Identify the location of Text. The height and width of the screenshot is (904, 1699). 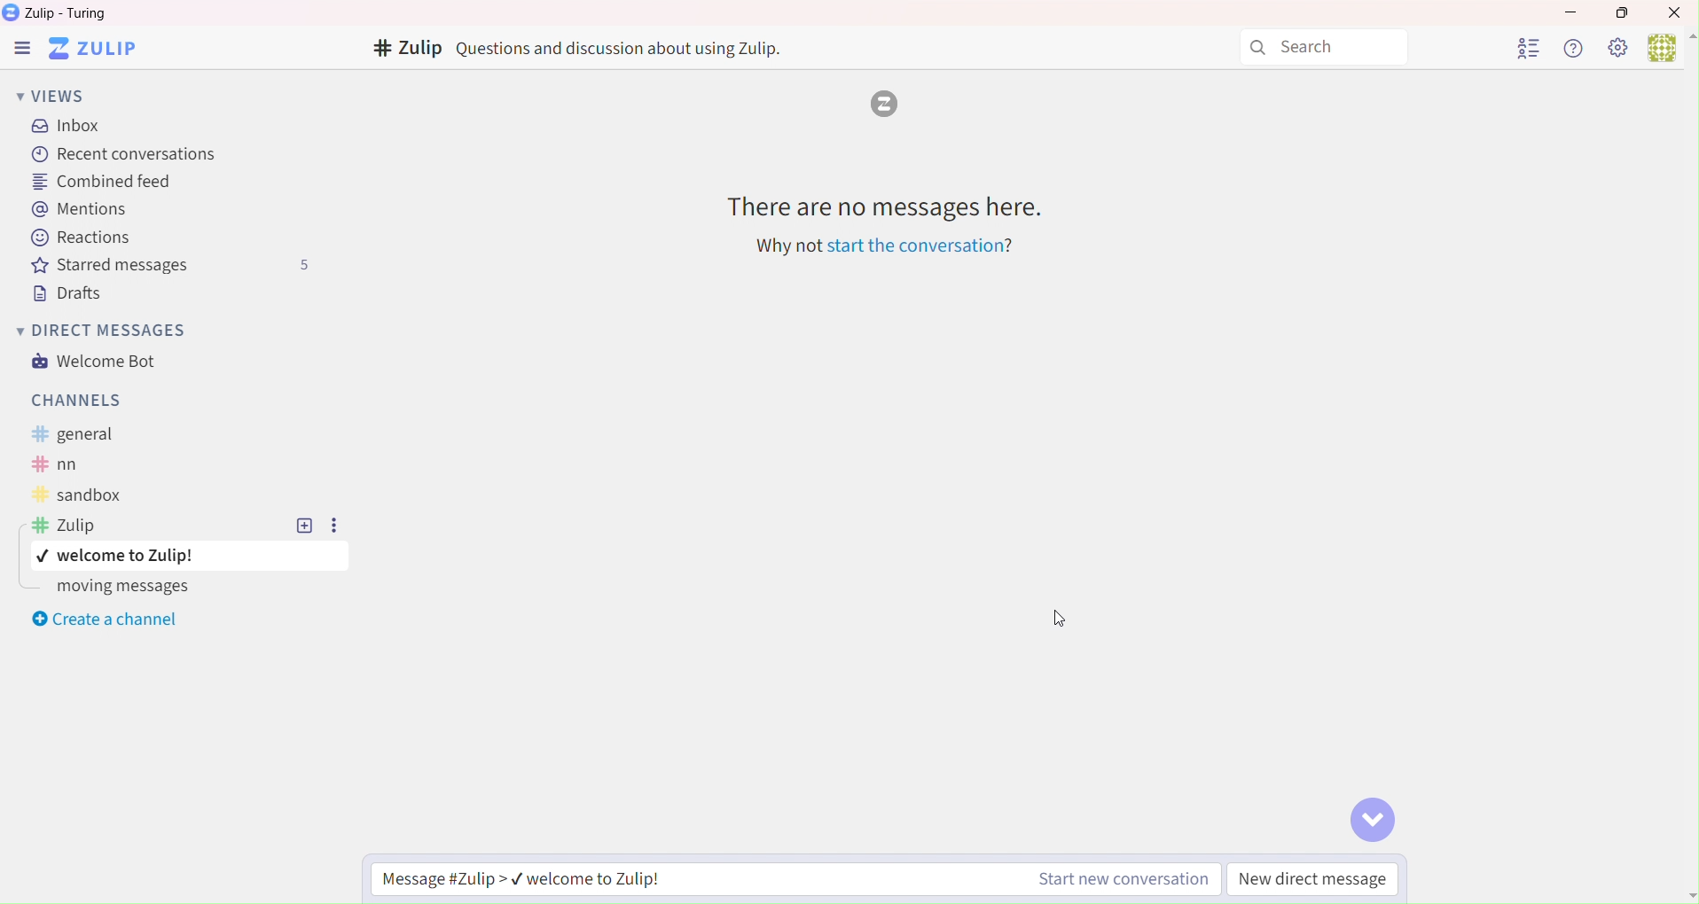
(87, 433).